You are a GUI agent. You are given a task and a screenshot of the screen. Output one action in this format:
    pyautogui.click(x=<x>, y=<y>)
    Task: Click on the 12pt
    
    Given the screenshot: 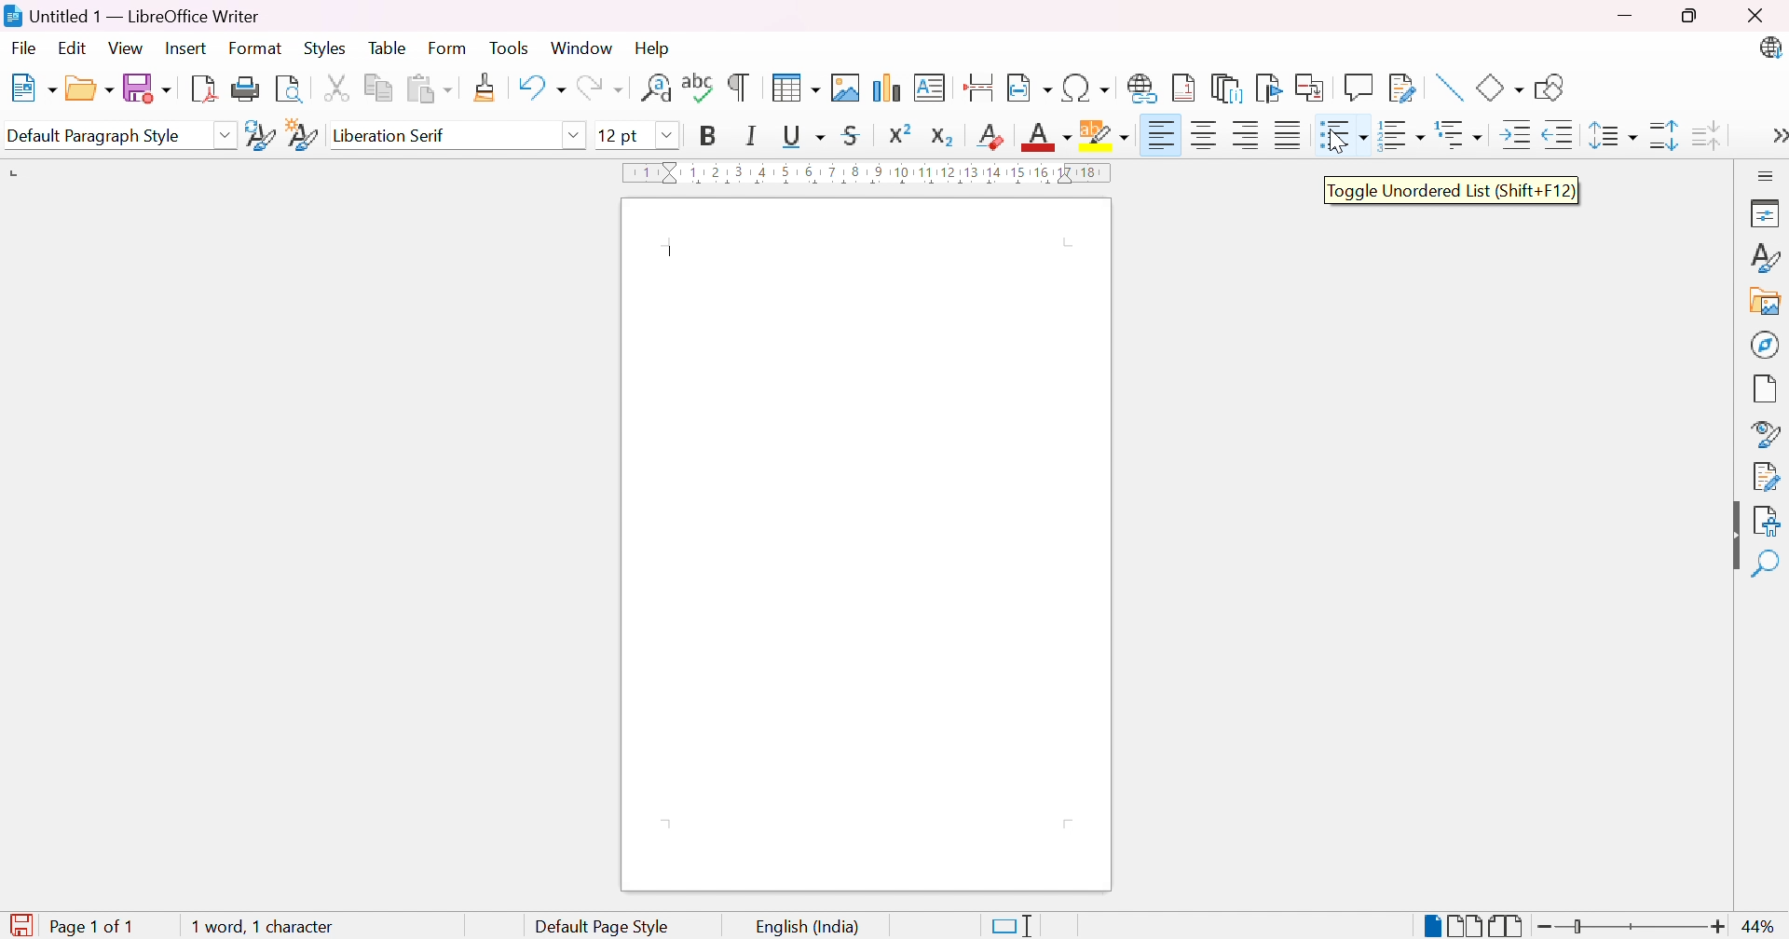 What is the action you would take?
    pyautogui.click(x=616, y=135)
    